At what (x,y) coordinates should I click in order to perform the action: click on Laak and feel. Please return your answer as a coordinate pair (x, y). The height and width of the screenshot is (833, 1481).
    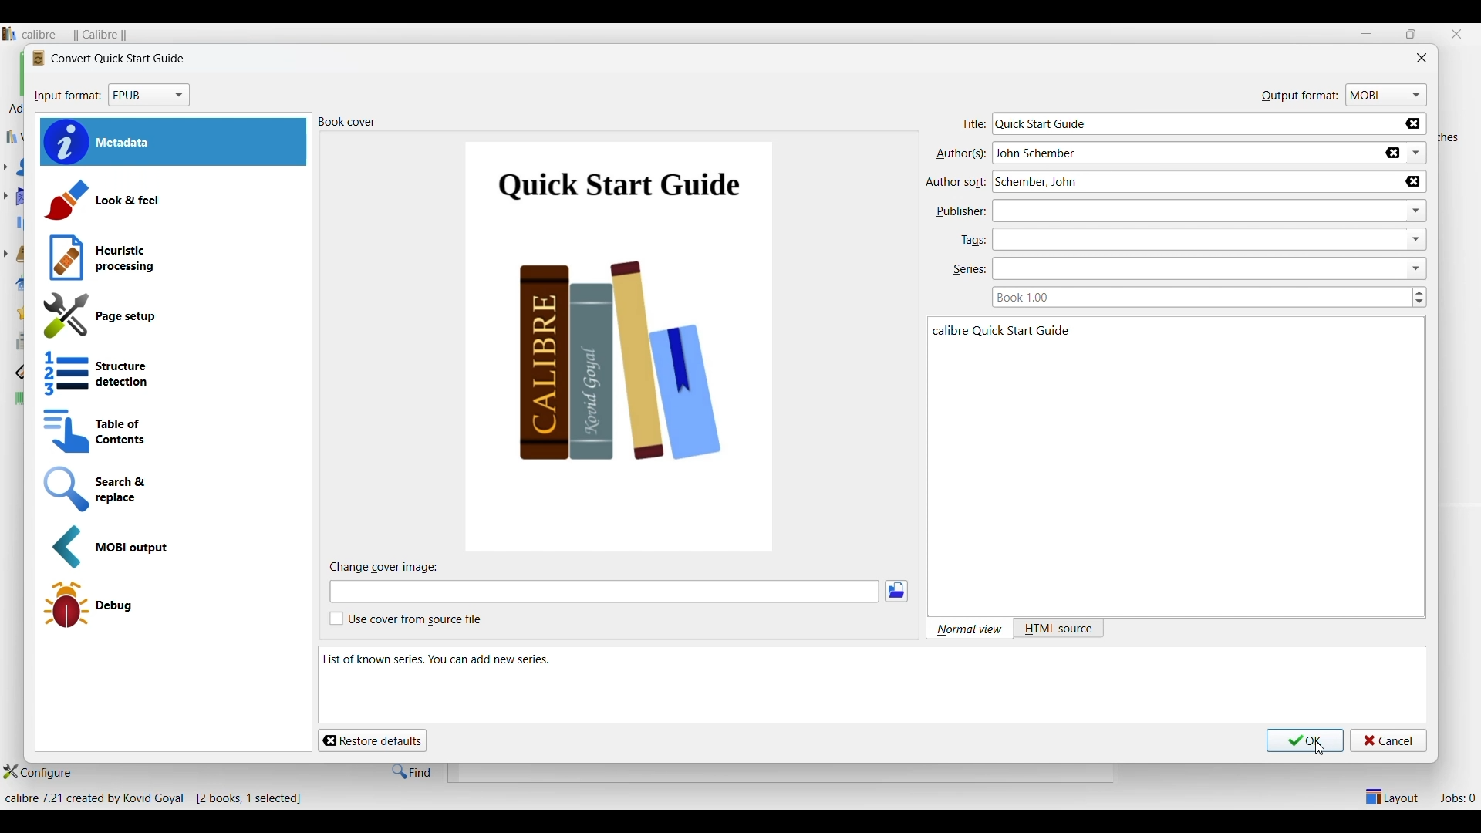
    Looking at the image, I should click on (171, 200).